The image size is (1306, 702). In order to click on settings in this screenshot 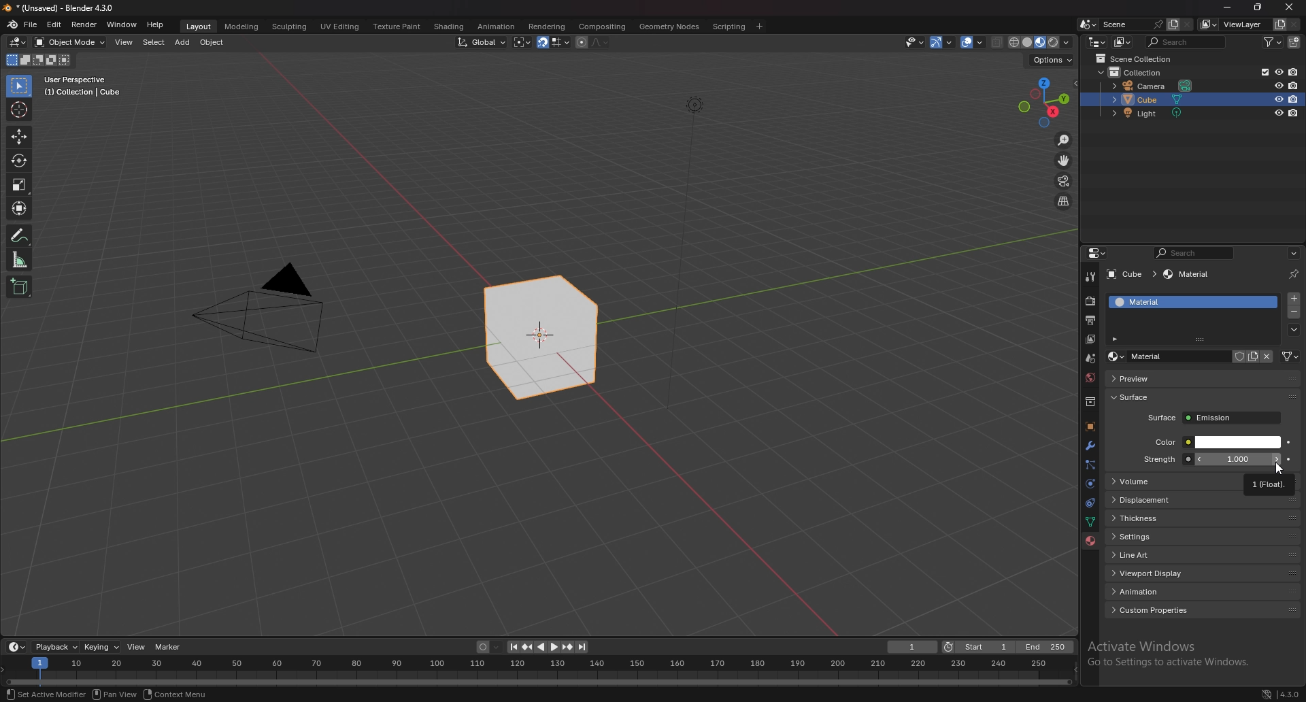, I will do `click(1202, 537)`.